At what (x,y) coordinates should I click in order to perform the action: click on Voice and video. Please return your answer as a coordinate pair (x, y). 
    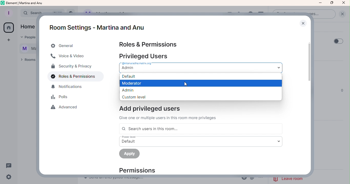
    Looking at the image, I should click on (69, 57).